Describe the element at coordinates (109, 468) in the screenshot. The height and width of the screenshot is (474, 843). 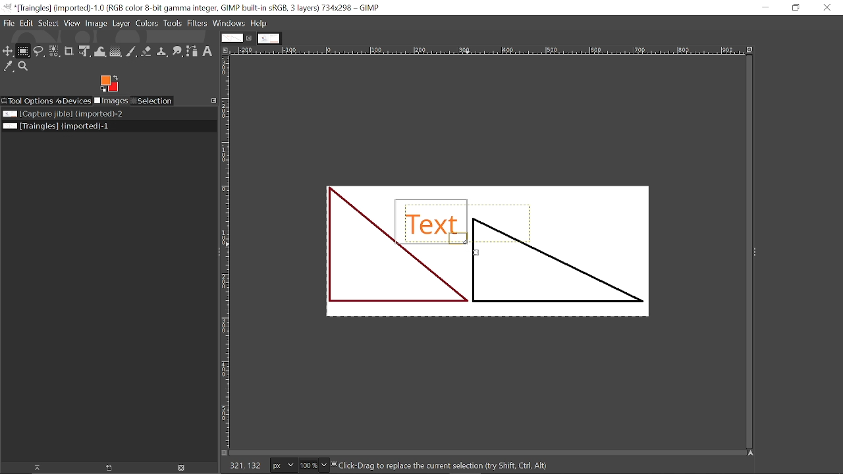
I see `Open new display for this image` at that location.